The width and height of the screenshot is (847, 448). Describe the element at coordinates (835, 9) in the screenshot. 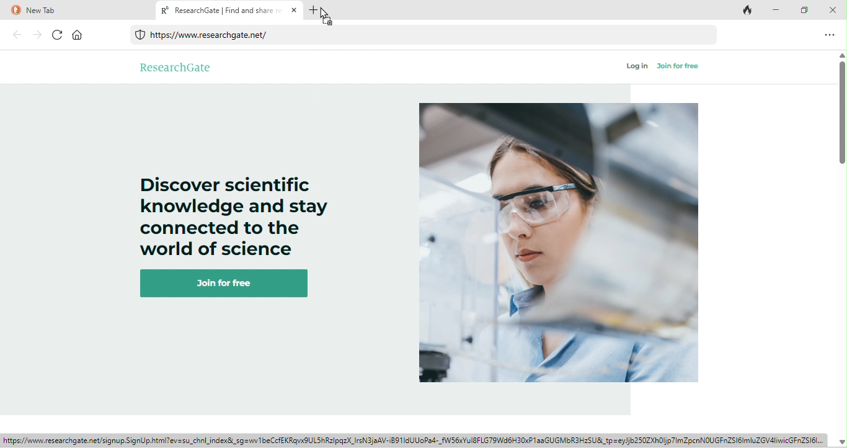

I see `close` at that location.